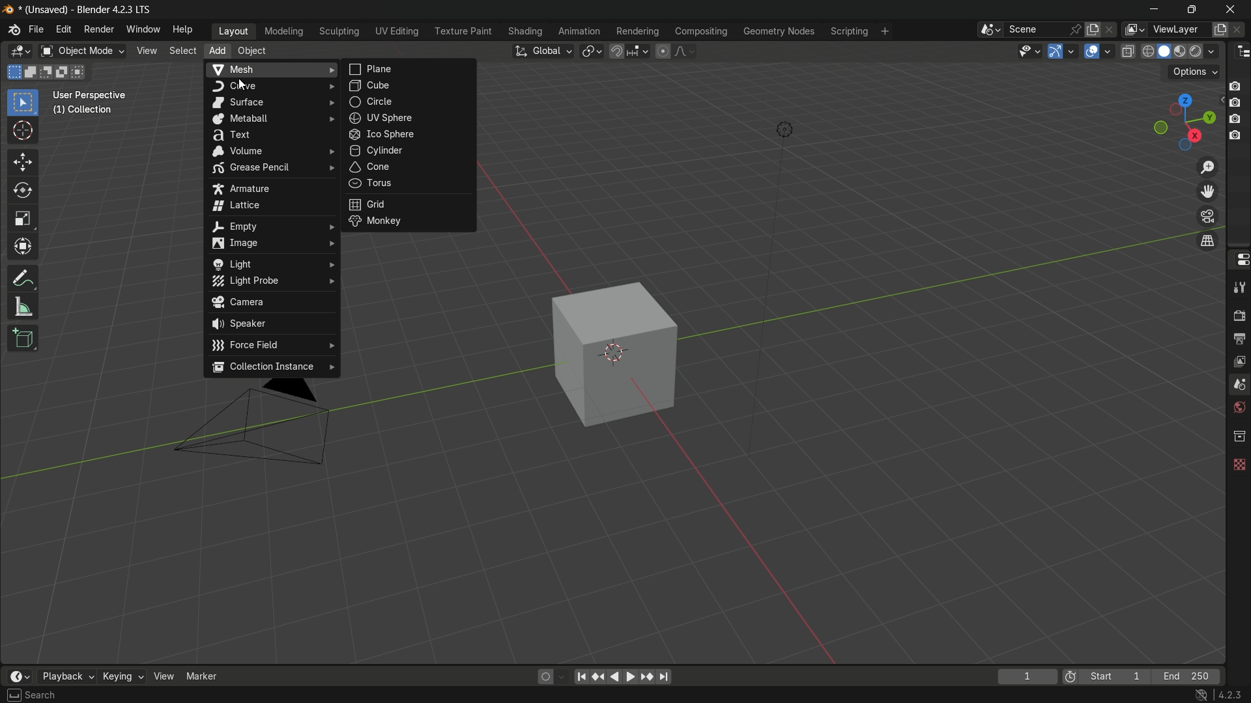 This screenshot has height=703, width=1251. What do you see at coordinates (182, 51) in the screenshot?
I see `select` at bounding box center [182, 51].